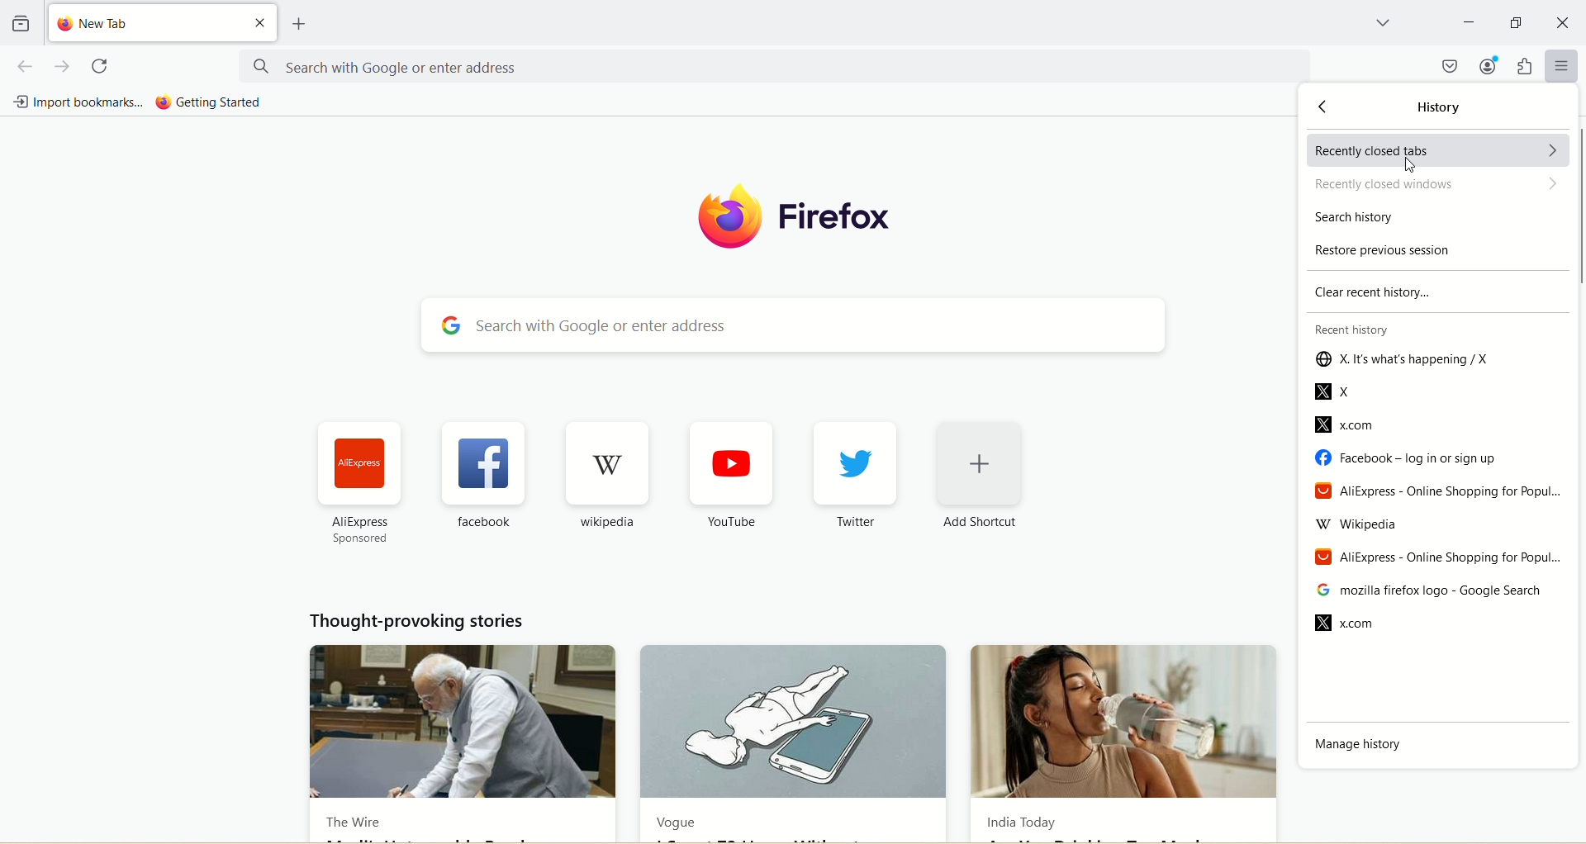 This screenshot has height=844, width=1586. I want to click on X, so click(1439, 392).